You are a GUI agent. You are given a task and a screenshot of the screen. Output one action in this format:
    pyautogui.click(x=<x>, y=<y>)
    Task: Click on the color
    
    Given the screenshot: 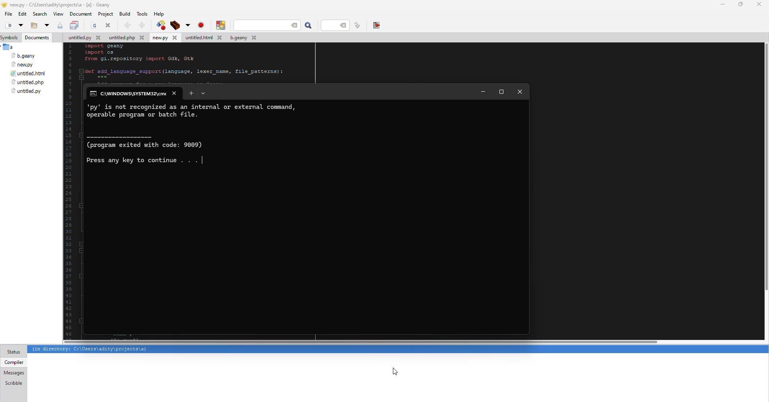 What is the action you would take?
    pyautogui.click(x=221, y=26)
    